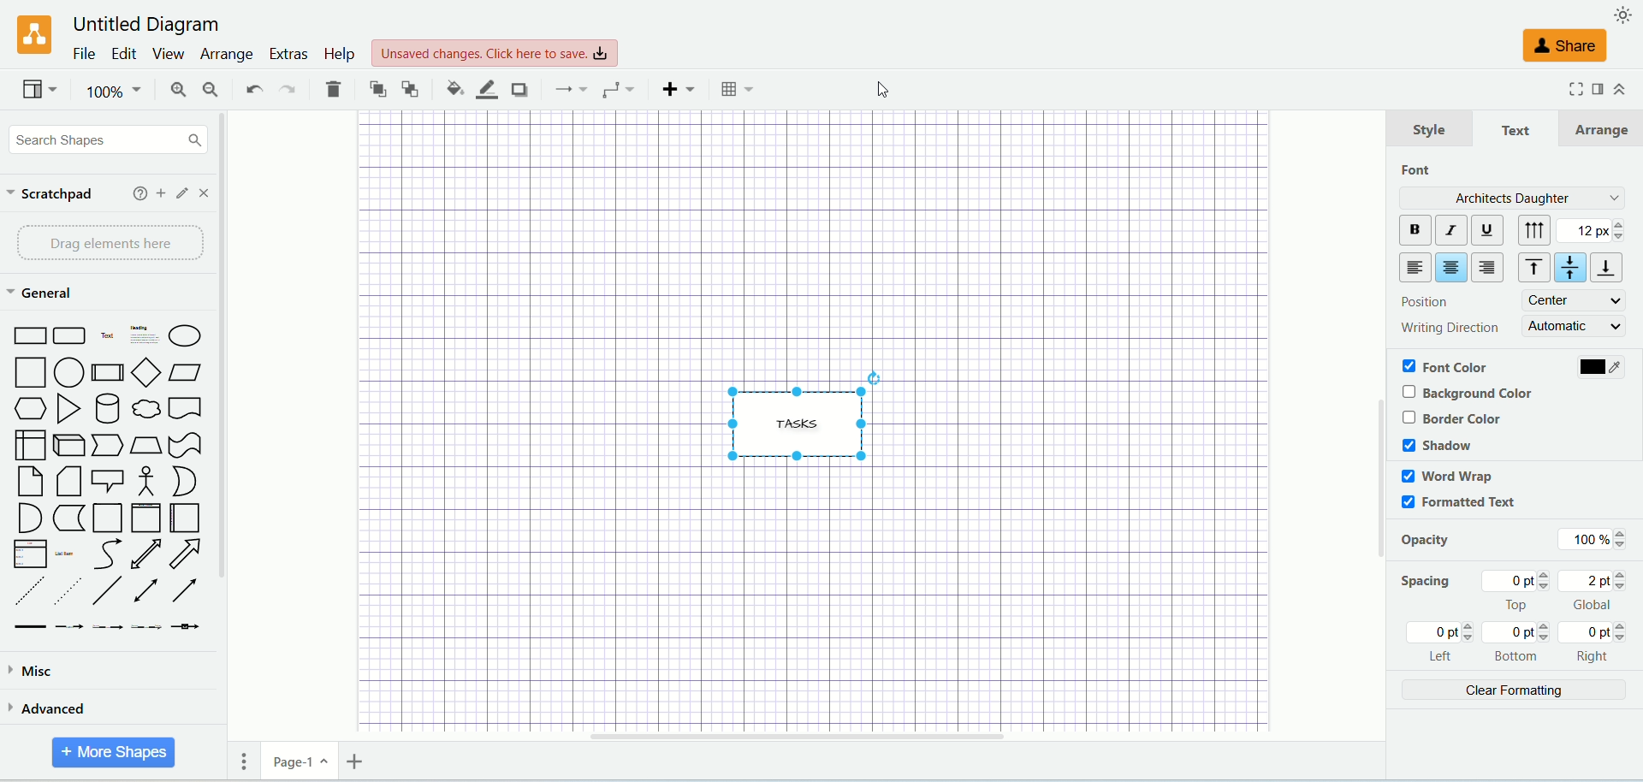 This screenshot has width=1643, height=782. What do you see at coordinates (1458, 505) in the screenshot?
I see `formatted text` at bounding box center [1458, 505].